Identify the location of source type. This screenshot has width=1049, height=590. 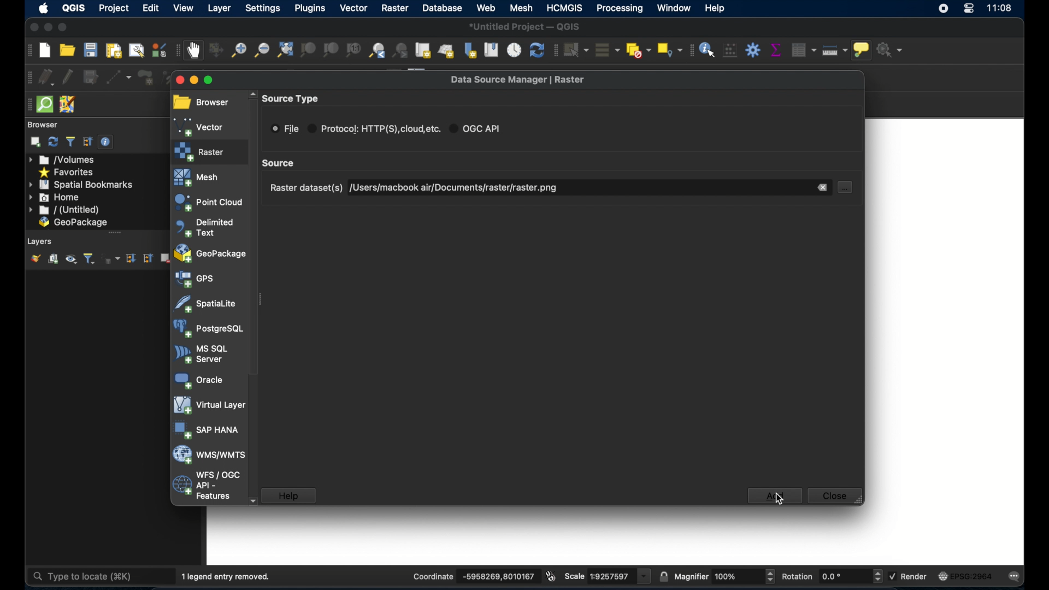
(292, 97).